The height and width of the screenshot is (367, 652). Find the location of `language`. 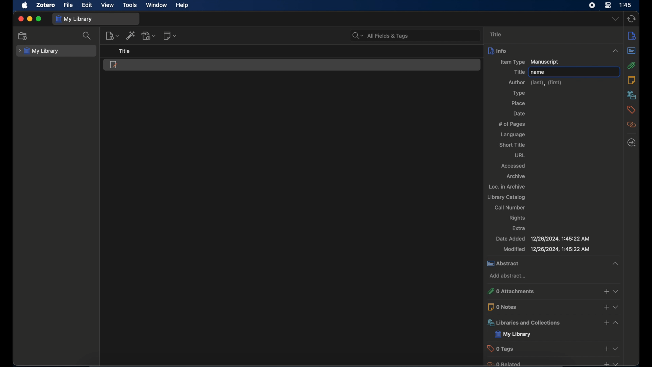

language is located at coordinates (513, 135).